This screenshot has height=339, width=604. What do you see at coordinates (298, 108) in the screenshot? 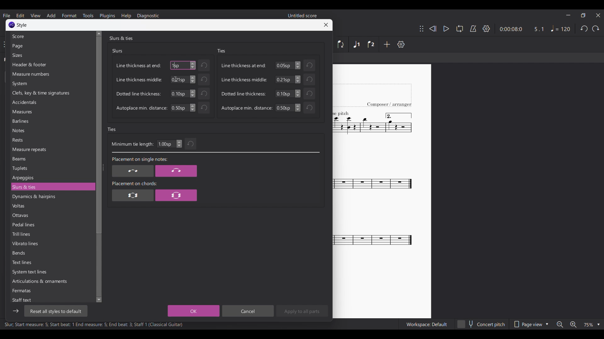
I see `Change autoplace min. distance` at bounding box center [298, 108].